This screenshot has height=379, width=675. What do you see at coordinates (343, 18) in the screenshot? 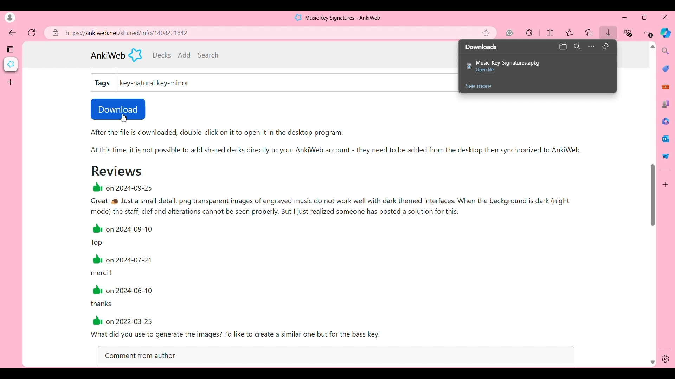
I see `Music Key Signatures - AnkiWeb` at bounding box center [343, 18].